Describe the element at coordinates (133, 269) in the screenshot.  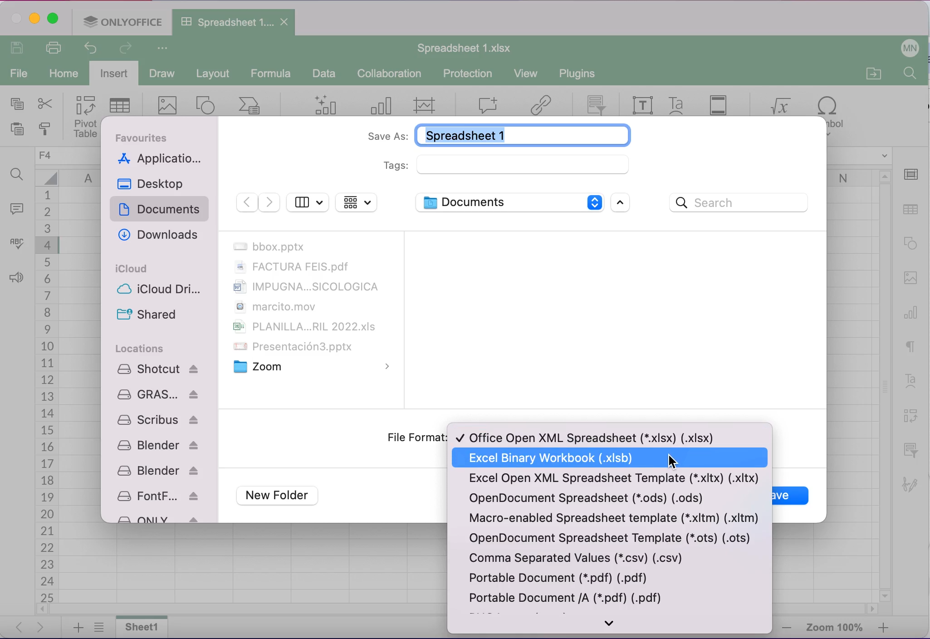
I see `icloud` at that location.